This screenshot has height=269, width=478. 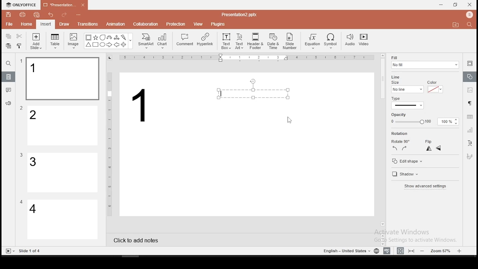 What do you see at coordinates (131, 41) in the screenshot?
I see `` at bounding box center [131, 41].